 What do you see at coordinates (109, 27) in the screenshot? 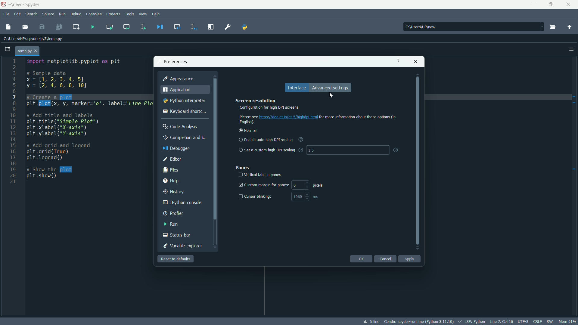
I see `run current cell` at bounding box center [109, 27].